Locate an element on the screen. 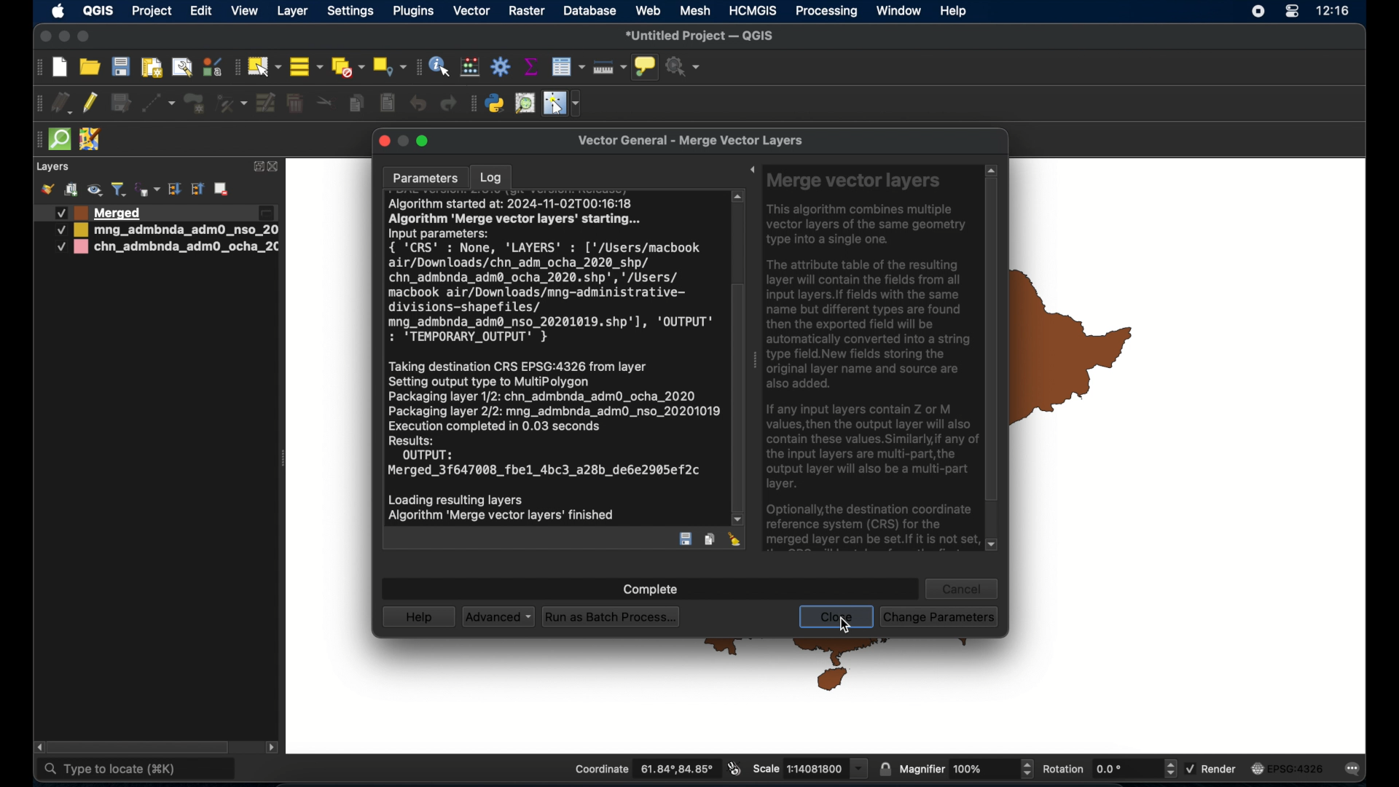 Image resolution: width=1399 pixels, height=787 pixels. scroll up is located at coordinates (990, 168).